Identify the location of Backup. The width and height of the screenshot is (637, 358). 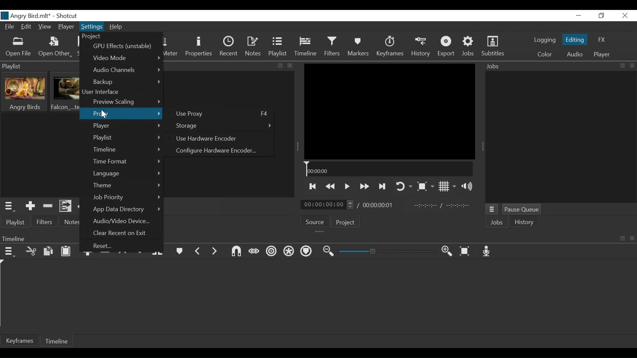
(126, 82).